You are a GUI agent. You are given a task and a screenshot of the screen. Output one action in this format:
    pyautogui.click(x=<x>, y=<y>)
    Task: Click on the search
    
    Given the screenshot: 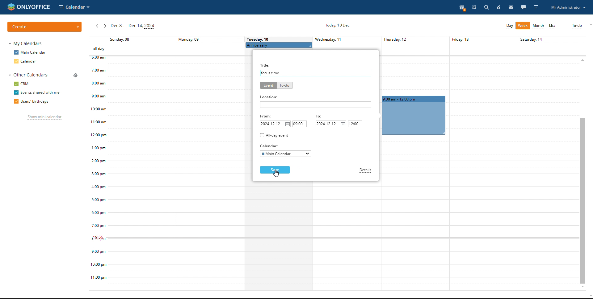 What is the action you would take?
    pyautogui.click(x=486, y=7)
    